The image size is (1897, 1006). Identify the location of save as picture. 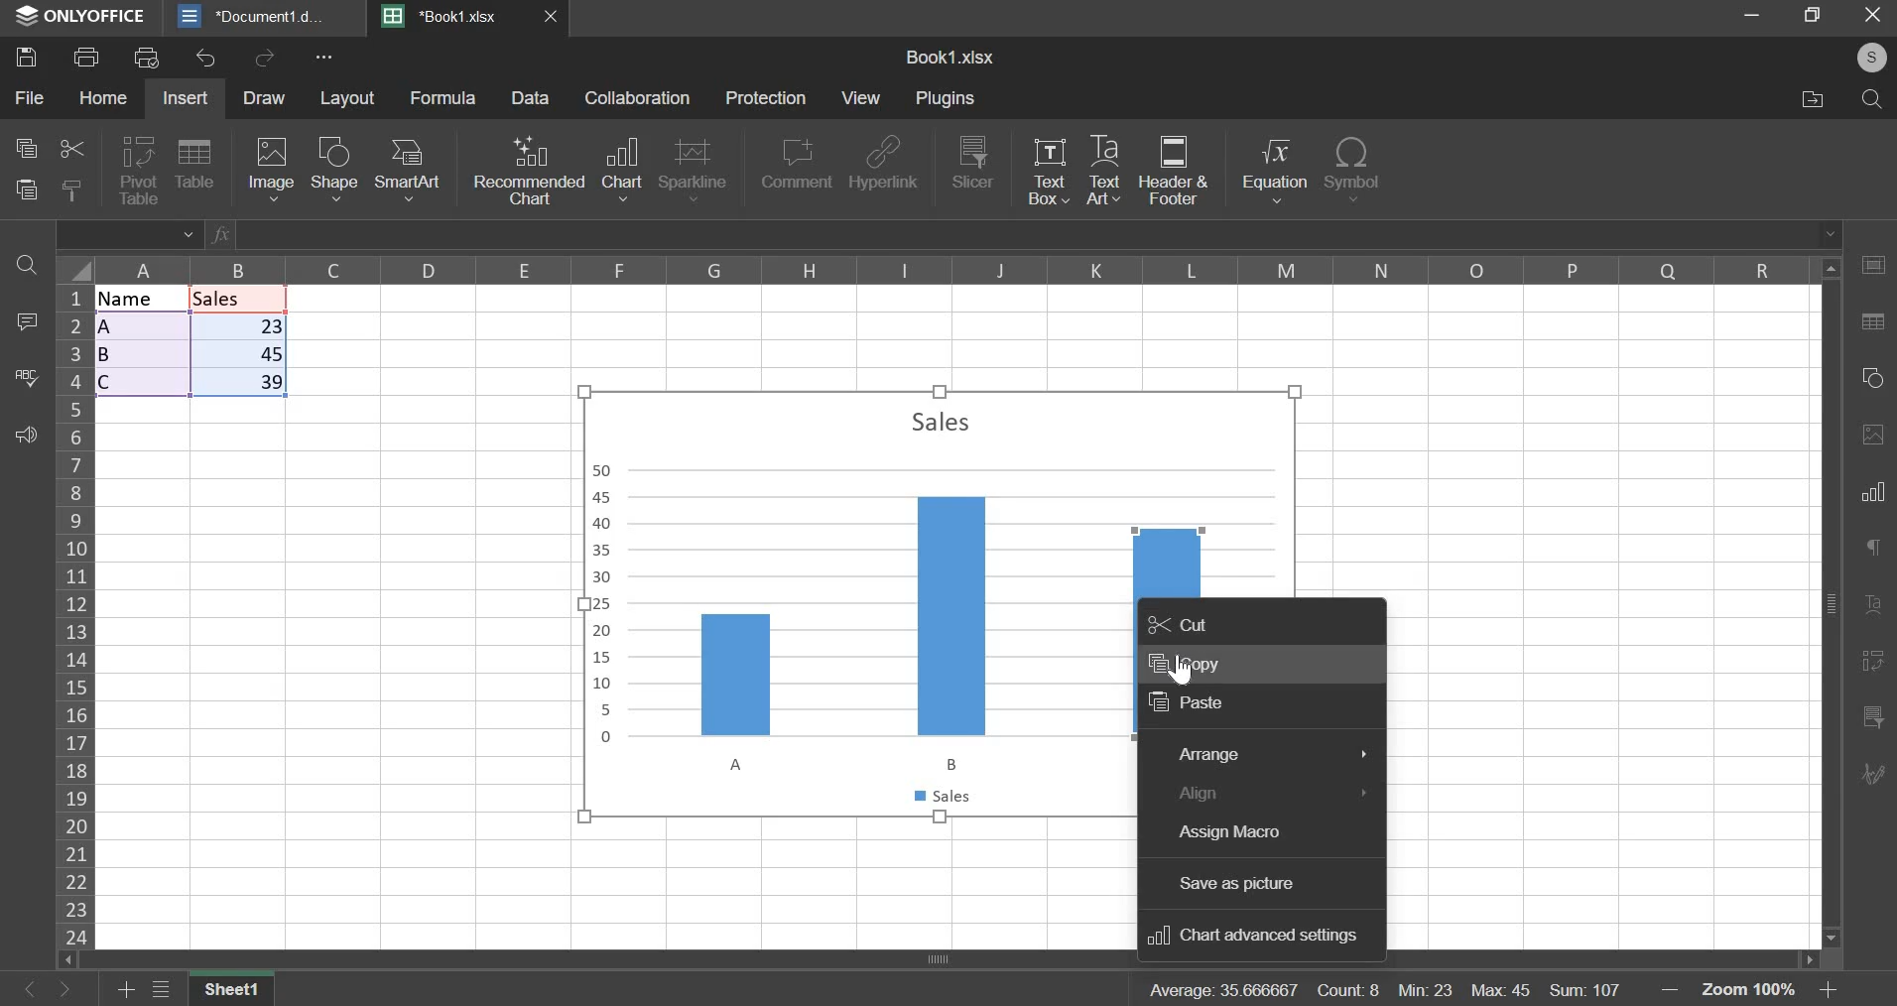
(1233, 880).